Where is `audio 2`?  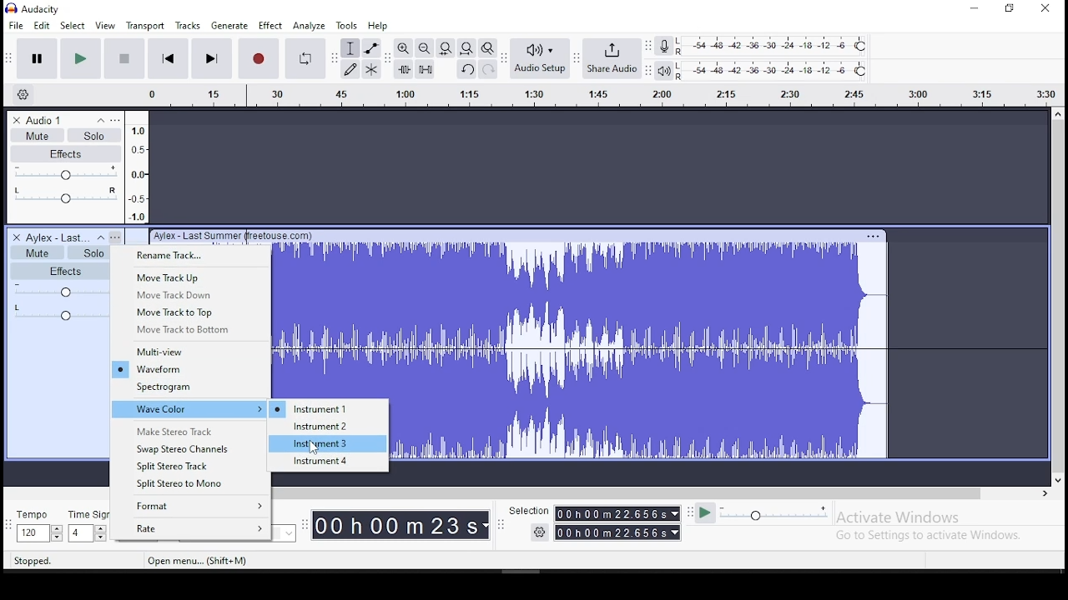 audio 2 is located at coordinates (57, 237).